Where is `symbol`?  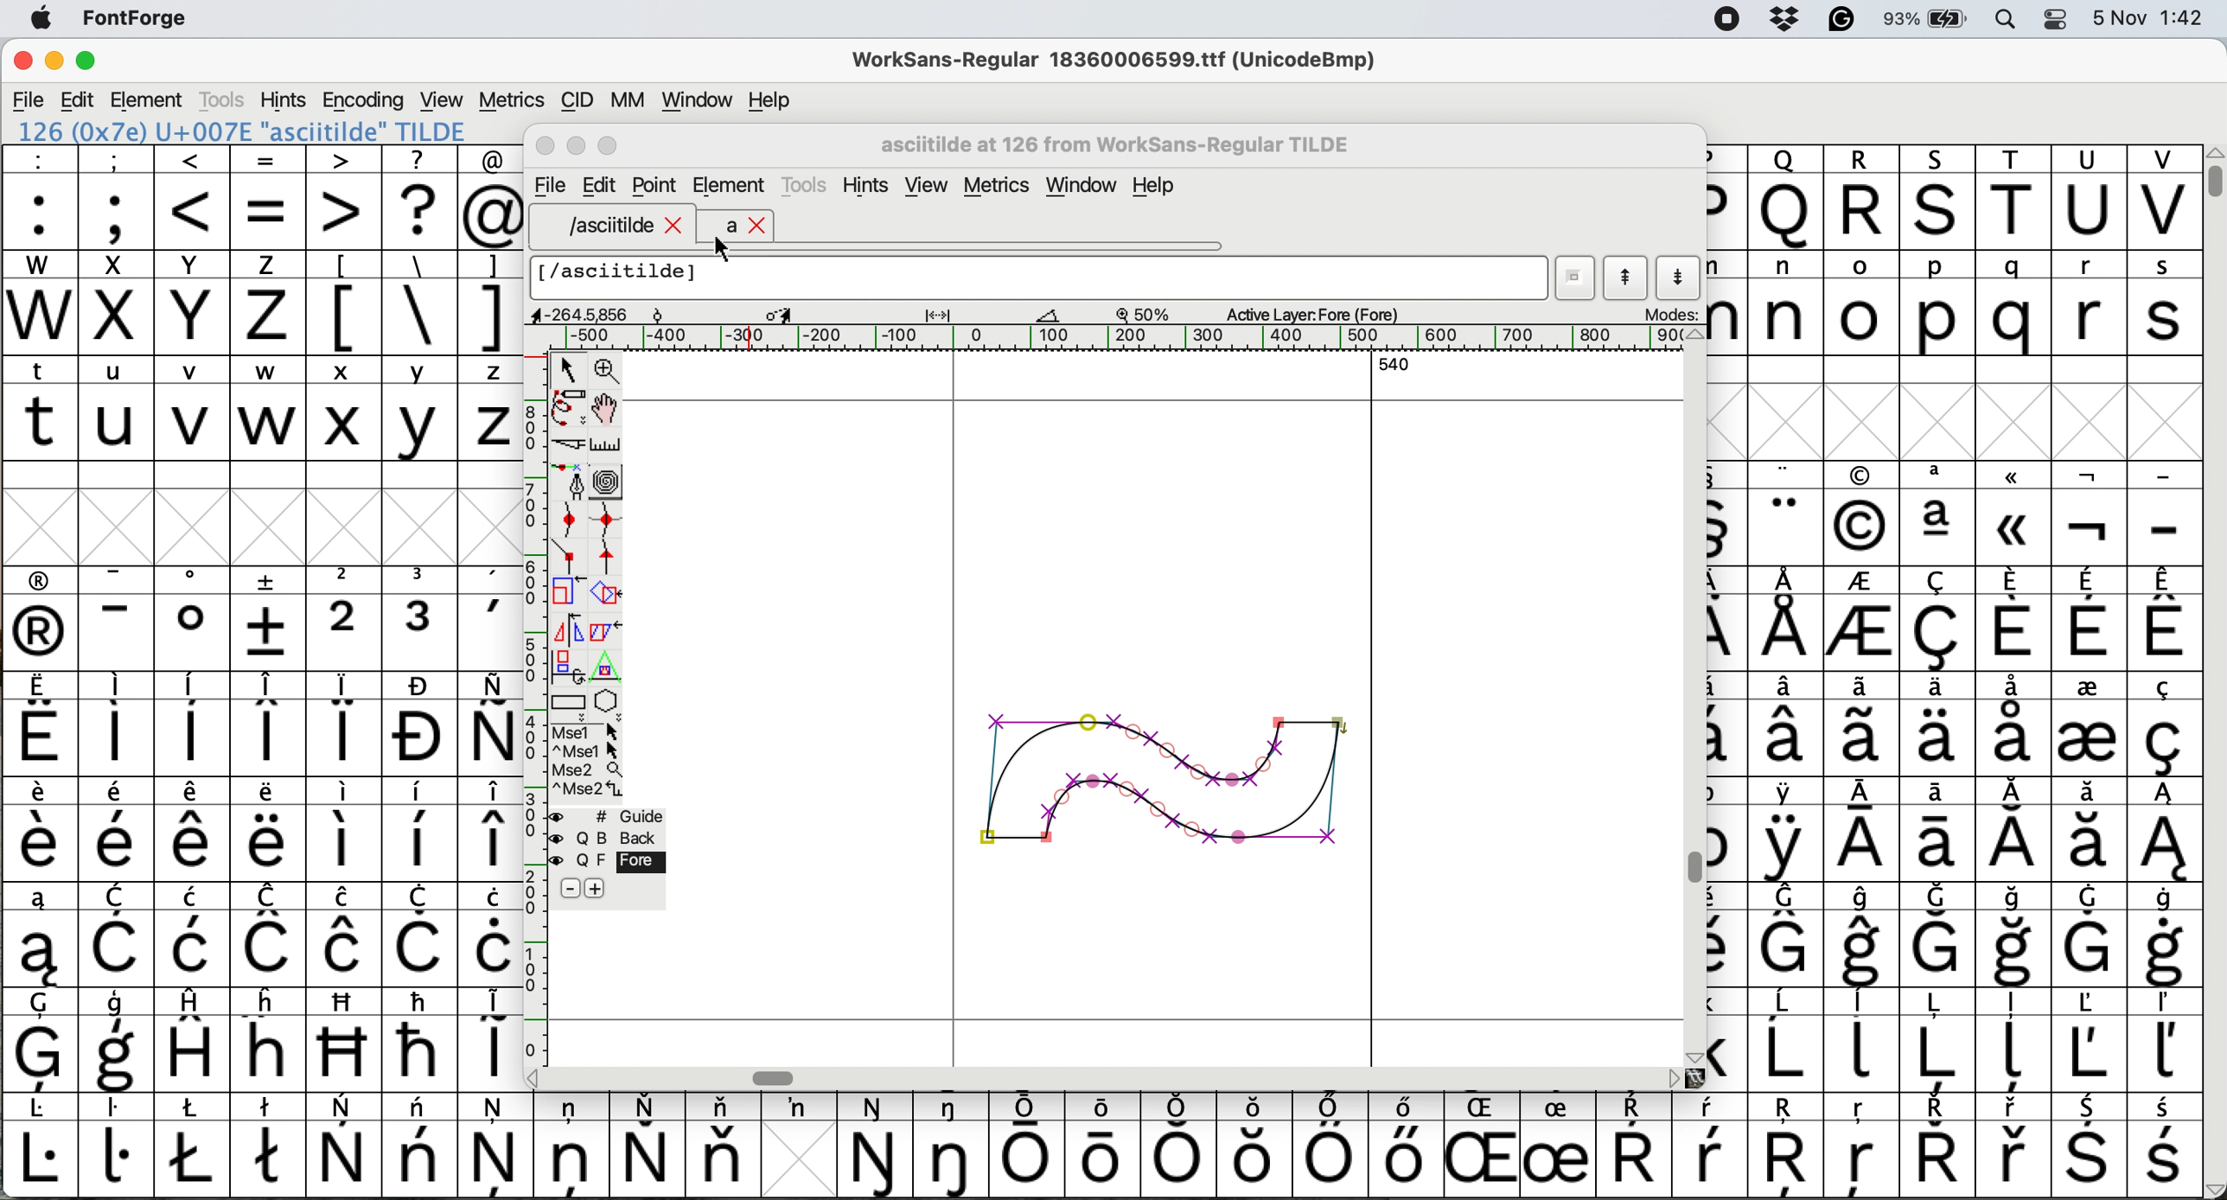 symbol is located at coordinates (491, 619).